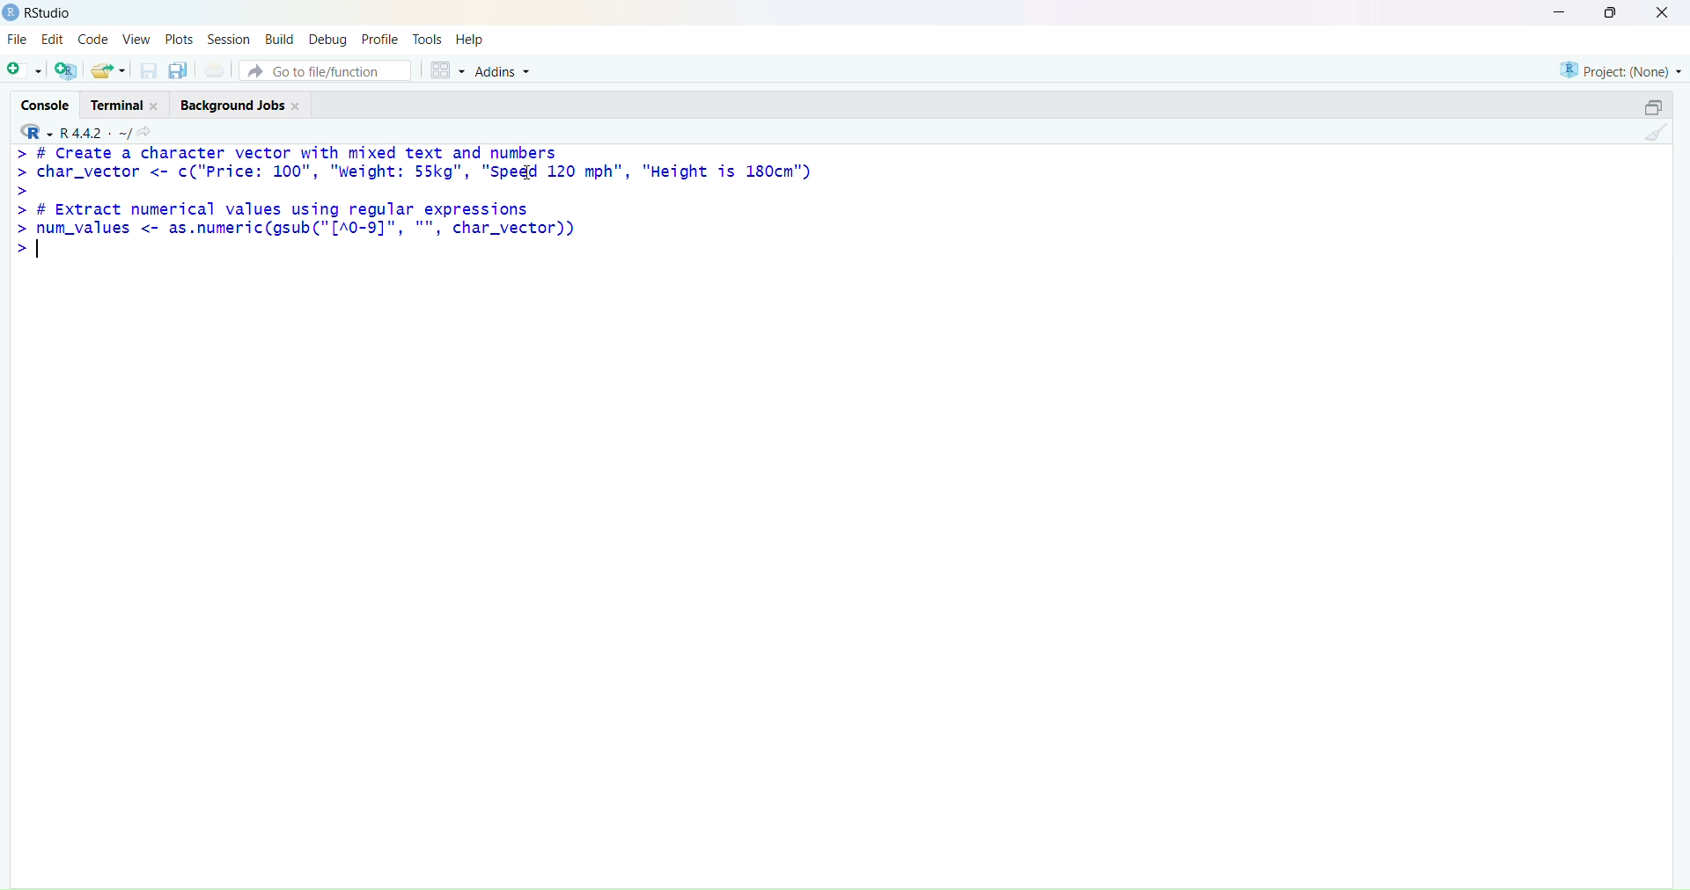 This screenshot has width=1690, height=890. Describe the element at coordinates (35, 132) in the screenshot. I see `R` at that location.